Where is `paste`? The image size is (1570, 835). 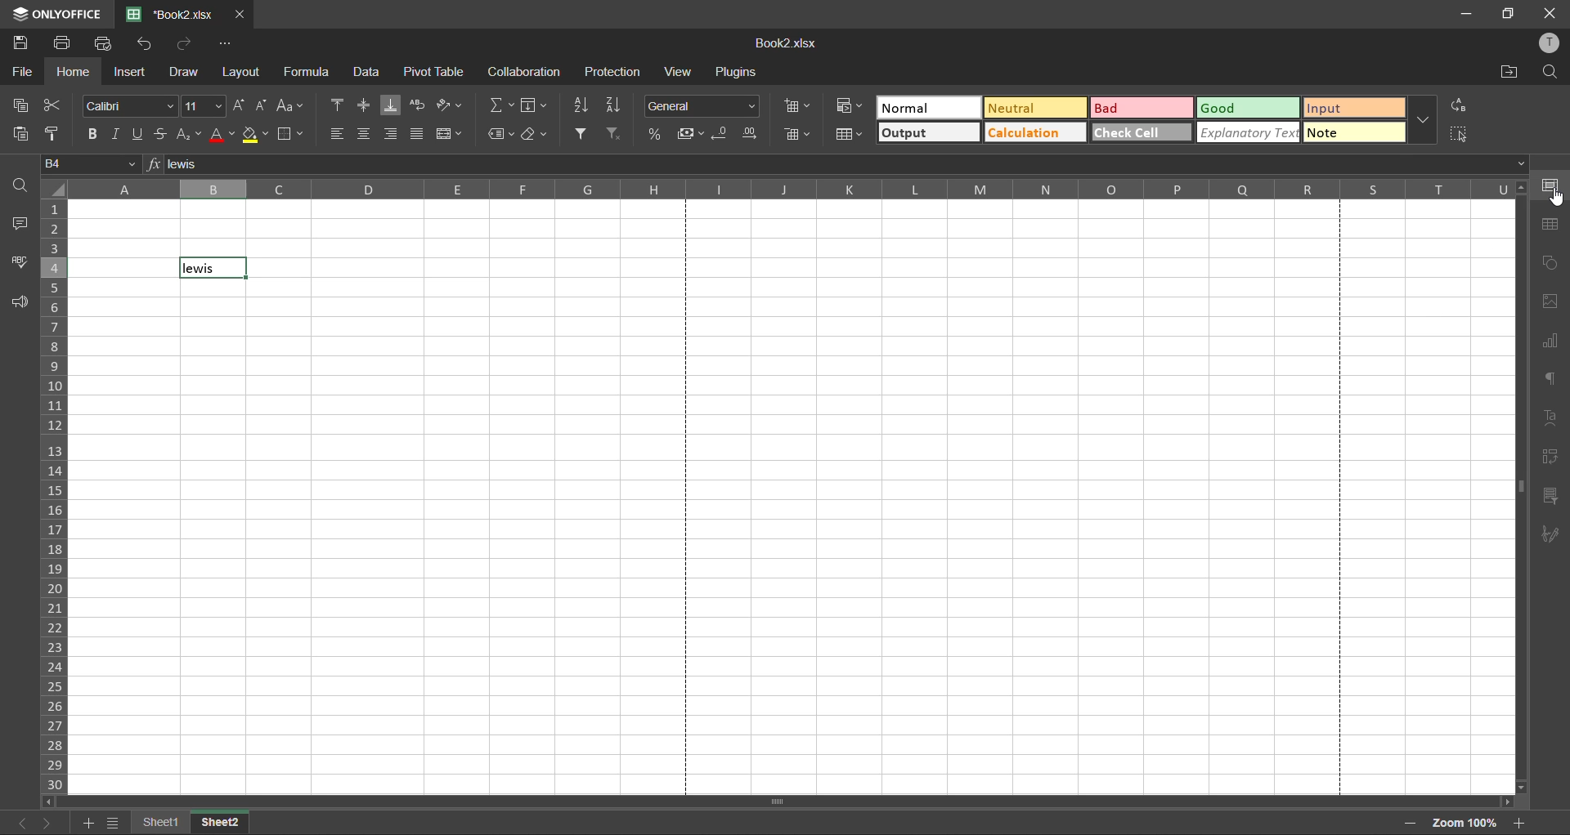
paste is located at coordinates (25, 135).